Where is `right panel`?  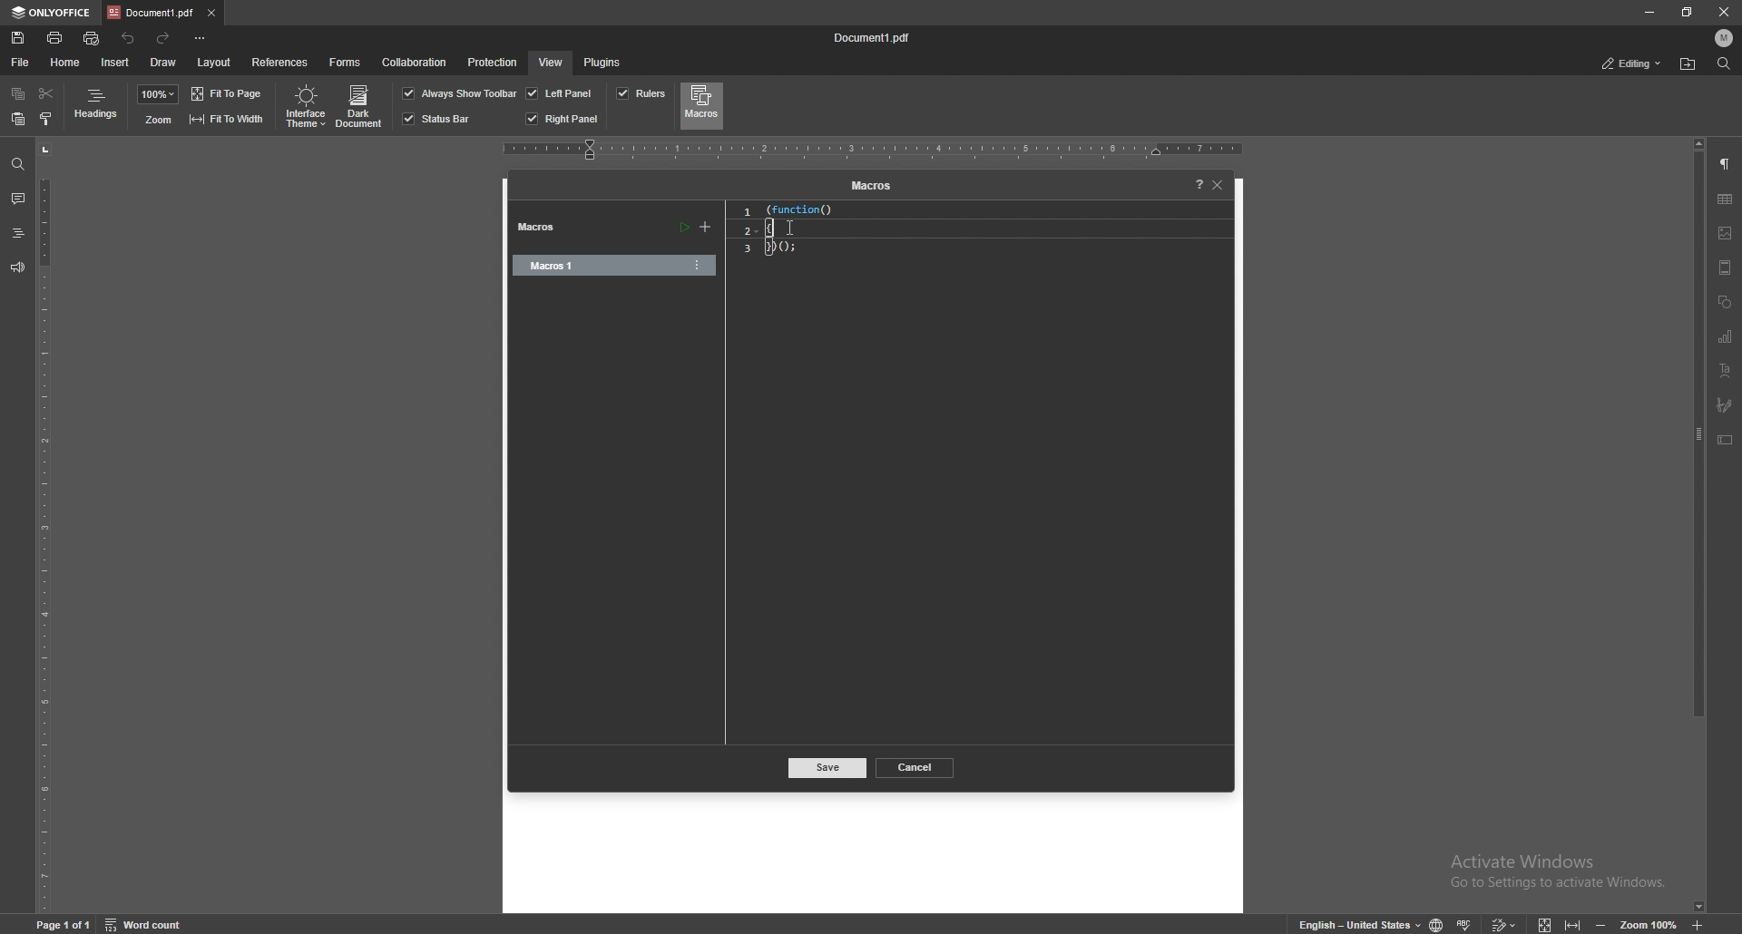
right panel is located at coordinates (563, 119).